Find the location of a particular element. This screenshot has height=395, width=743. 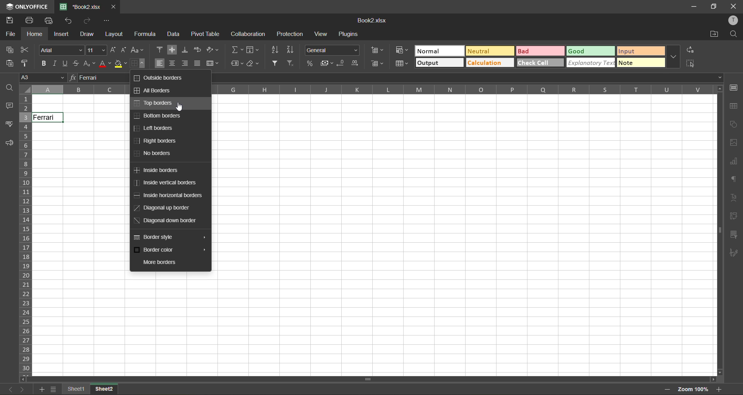

outside borders is located at coordinates (160, 77).